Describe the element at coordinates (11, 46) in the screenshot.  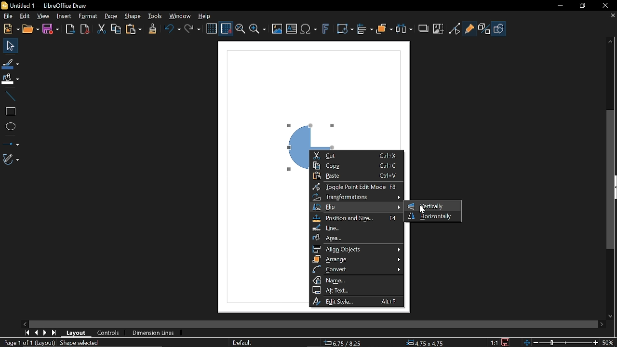
I see `Select` at that location.